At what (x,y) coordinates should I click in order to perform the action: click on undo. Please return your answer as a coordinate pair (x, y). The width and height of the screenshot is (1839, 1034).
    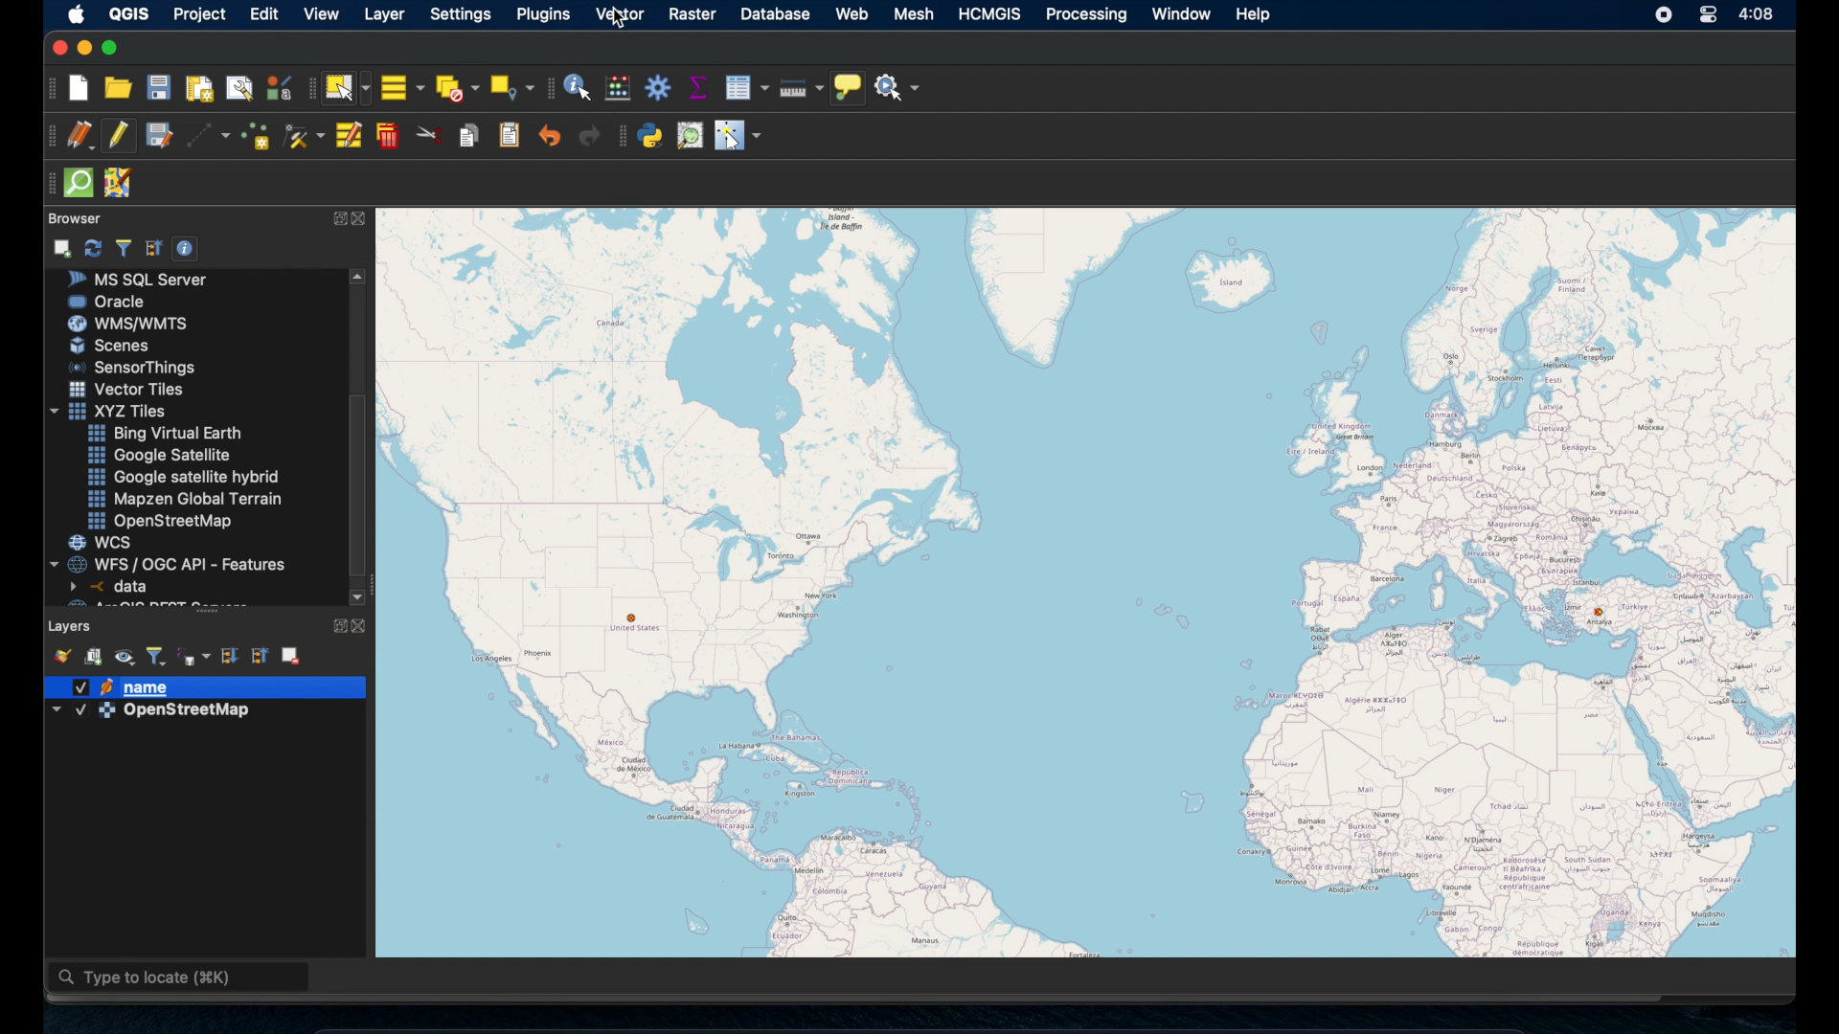
    Looking at the image, I should click on (550, 137).